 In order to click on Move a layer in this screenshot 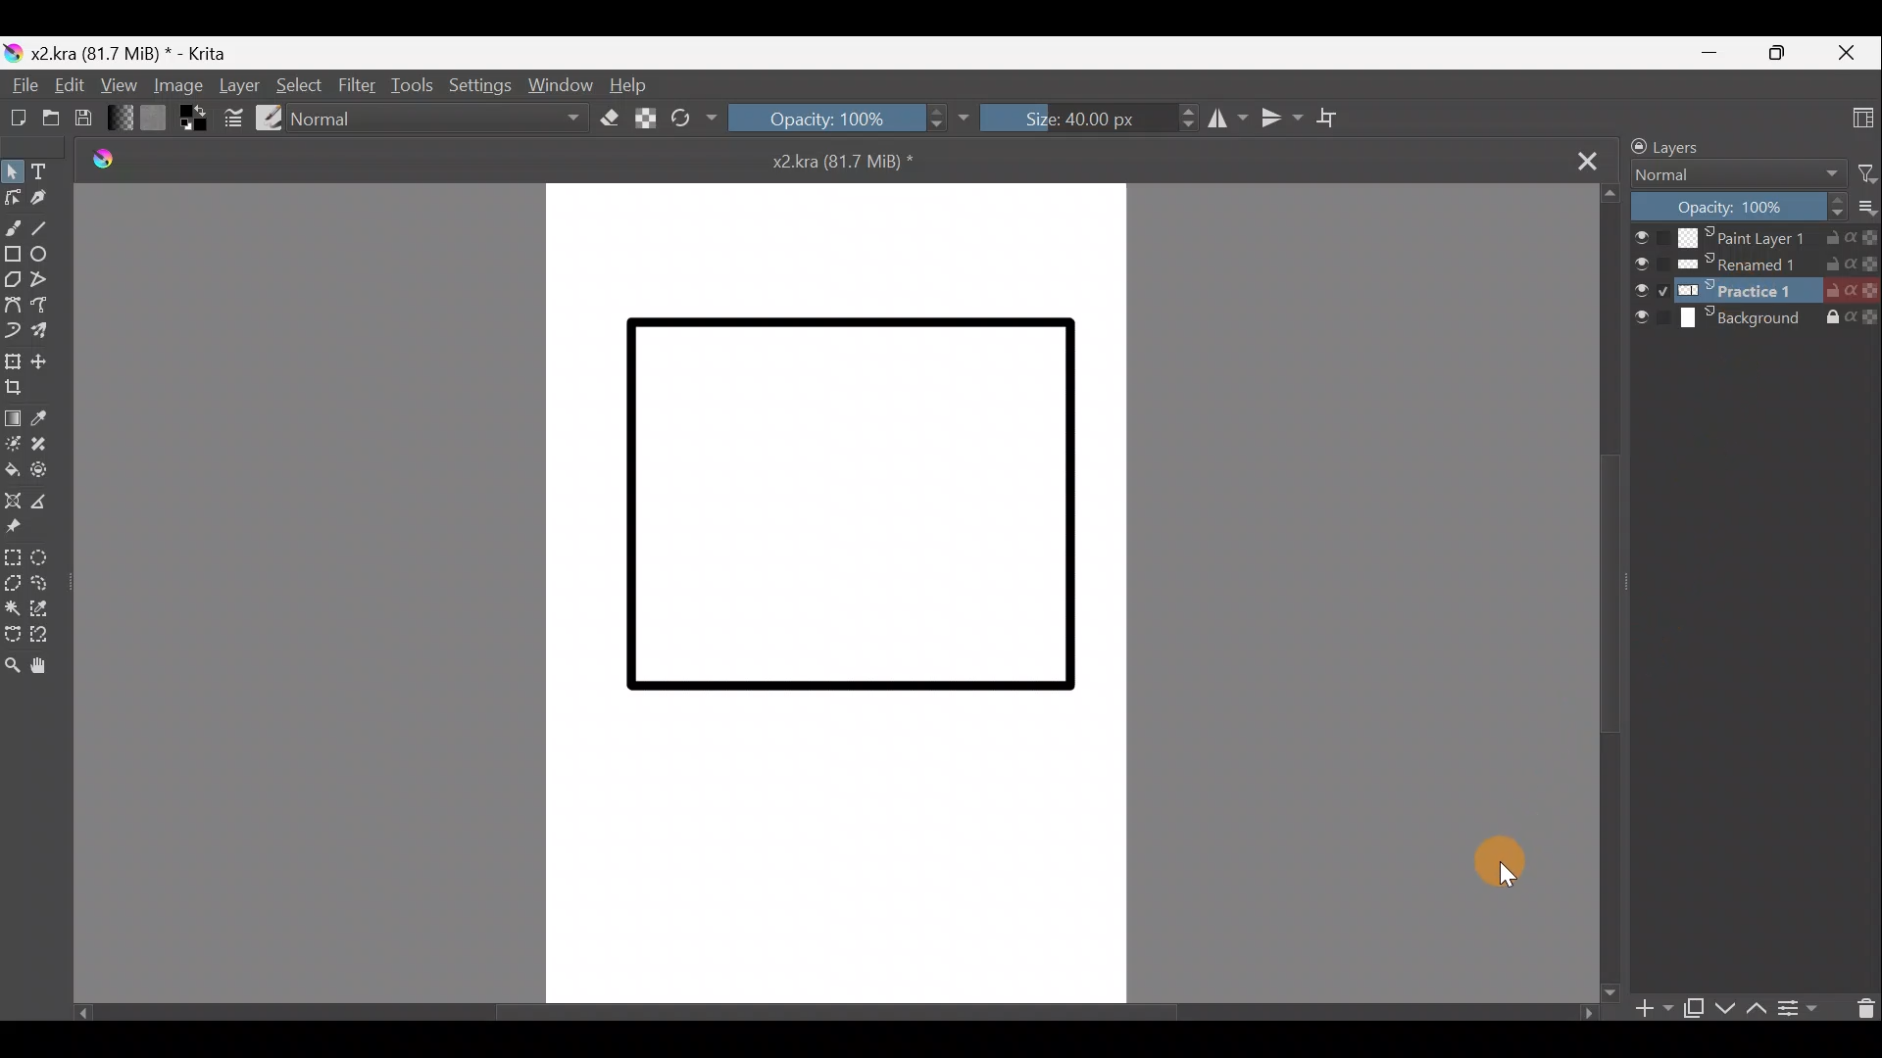, I will do `click(50, 361)`.